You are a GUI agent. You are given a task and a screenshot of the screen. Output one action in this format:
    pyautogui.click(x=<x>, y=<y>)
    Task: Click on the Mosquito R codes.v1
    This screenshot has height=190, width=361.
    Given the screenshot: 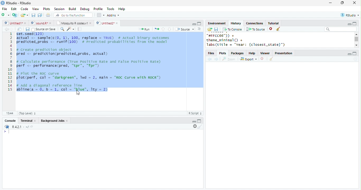 What is the action you would take?
    pyautogui.click(x=72, y=23)
    